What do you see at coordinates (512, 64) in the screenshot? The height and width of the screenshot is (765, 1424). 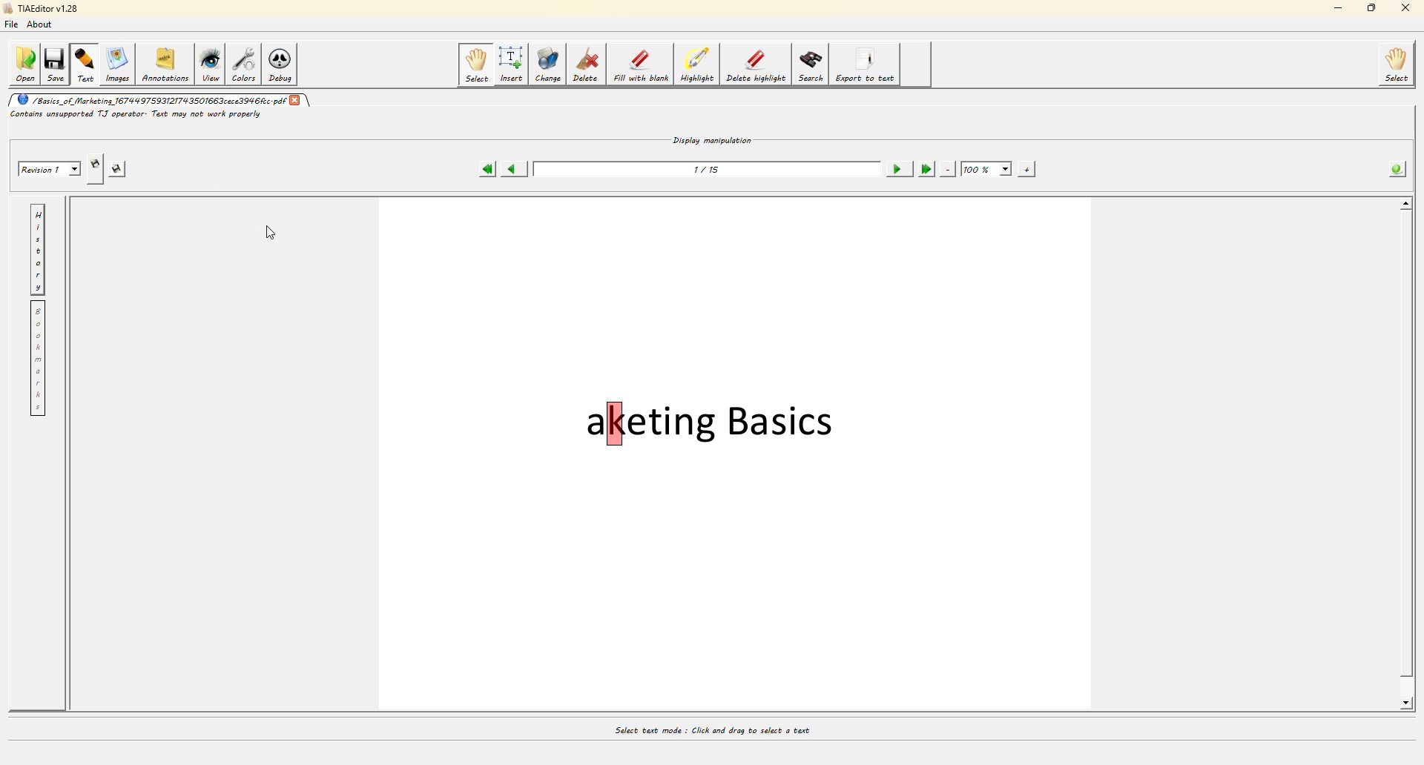 I see `insert` at bounding box center [512, 64].